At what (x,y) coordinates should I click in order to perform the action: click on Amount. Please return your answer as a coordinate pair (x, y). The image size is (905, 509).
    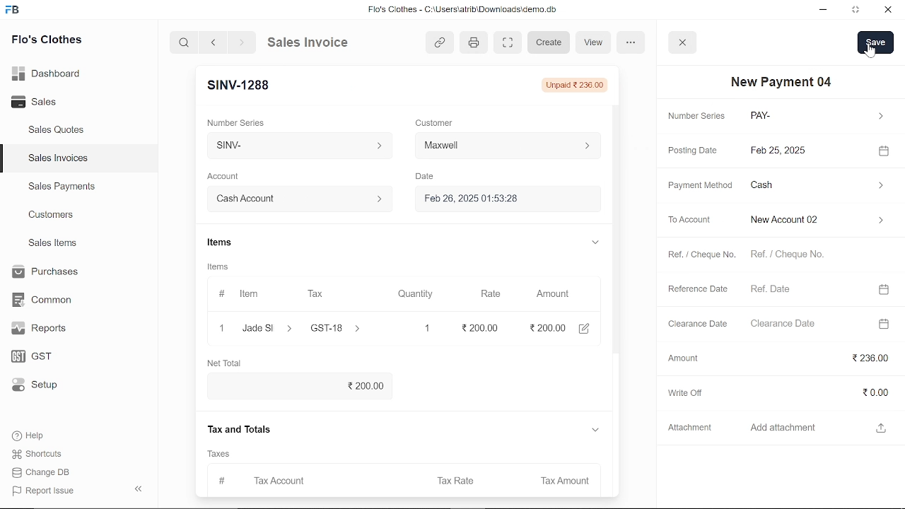
    Looking at the image, I should click on (552, 294).